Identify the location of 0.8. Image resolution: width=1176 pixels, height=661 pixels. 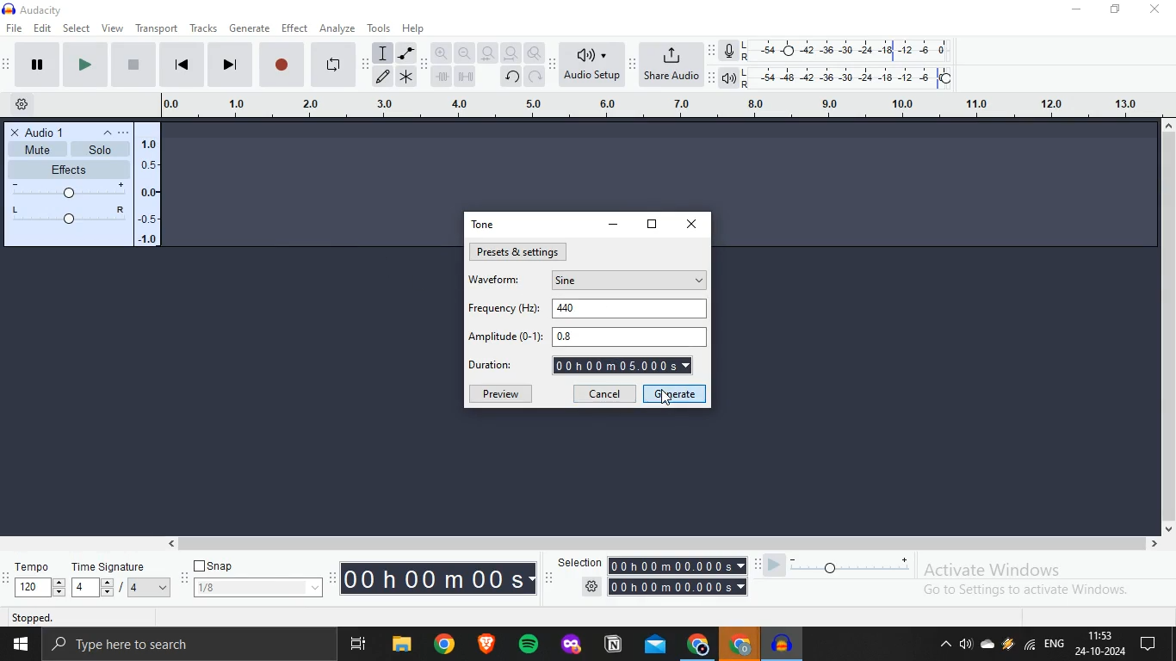
(628, 337).